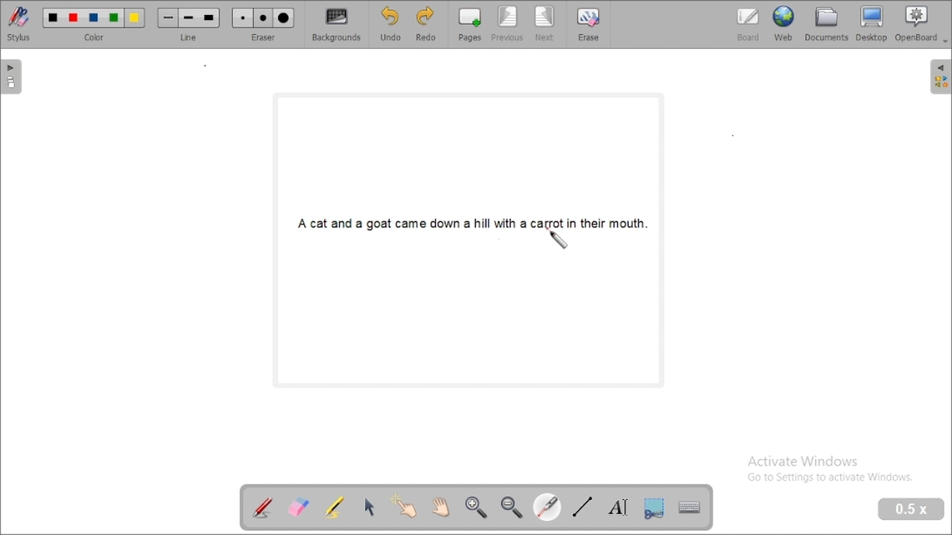 The image size is (952, 535). Describe the element at coordinates (784, 24) in the screenshot. I see `web` at that location.